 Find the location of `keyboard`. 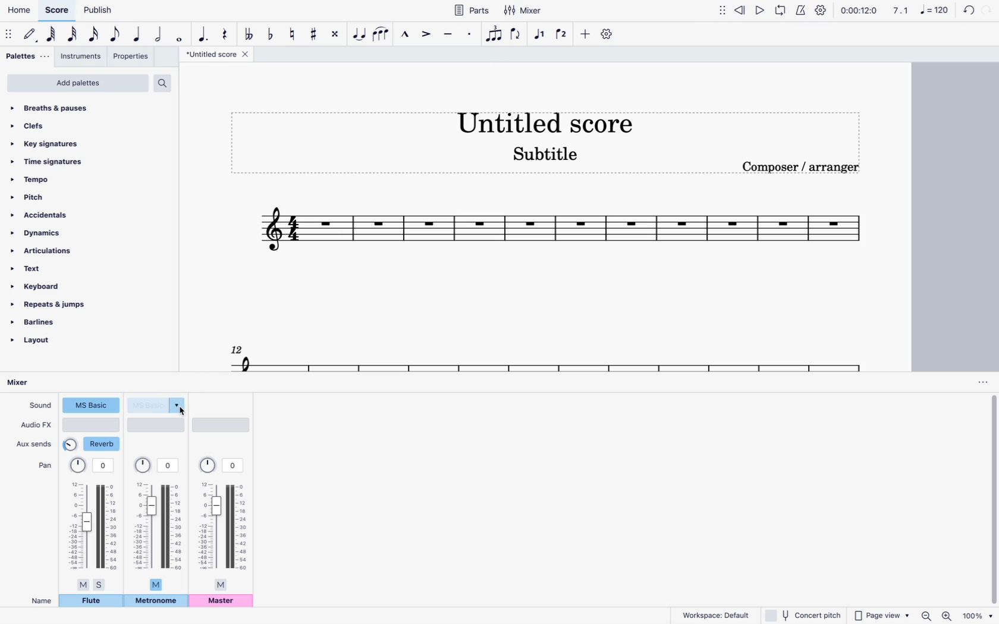

keyboard is located at coordinates (68, 286).